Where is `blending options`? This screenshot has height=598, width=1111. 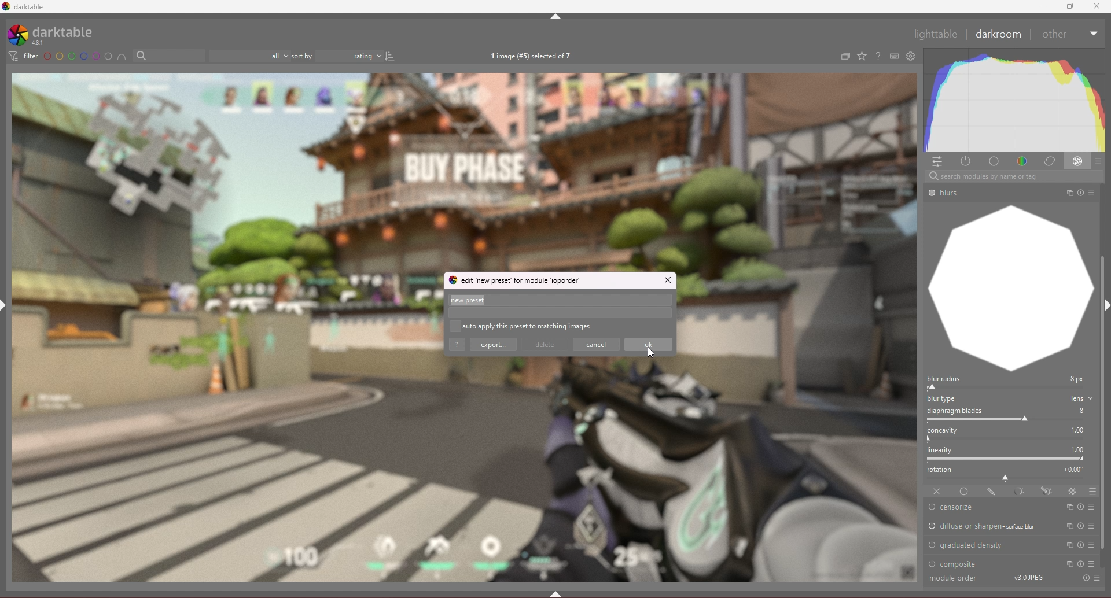
blending options is located at coordinates (1092, 492).